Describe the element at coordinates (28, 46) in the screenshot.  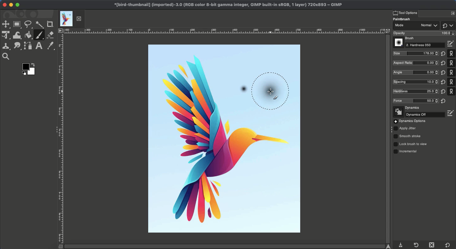
I see `Path` at that location.